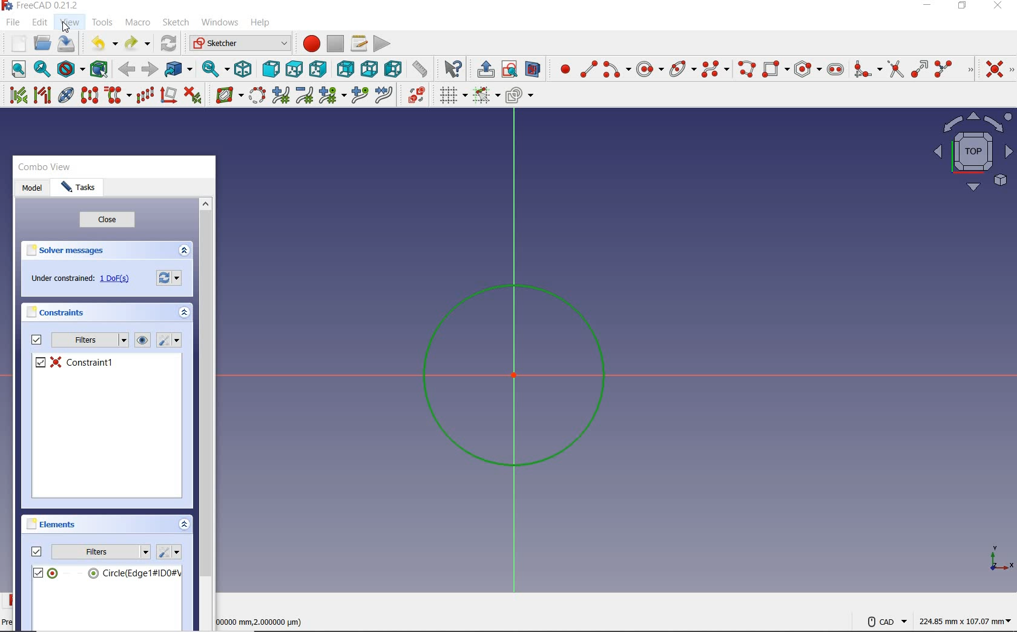 This screenshot has height=632, width=1017. What do you see at coordinates (414, 95) in the screenshot?
I see `switch virtual space` at bounding box center [414, 95].